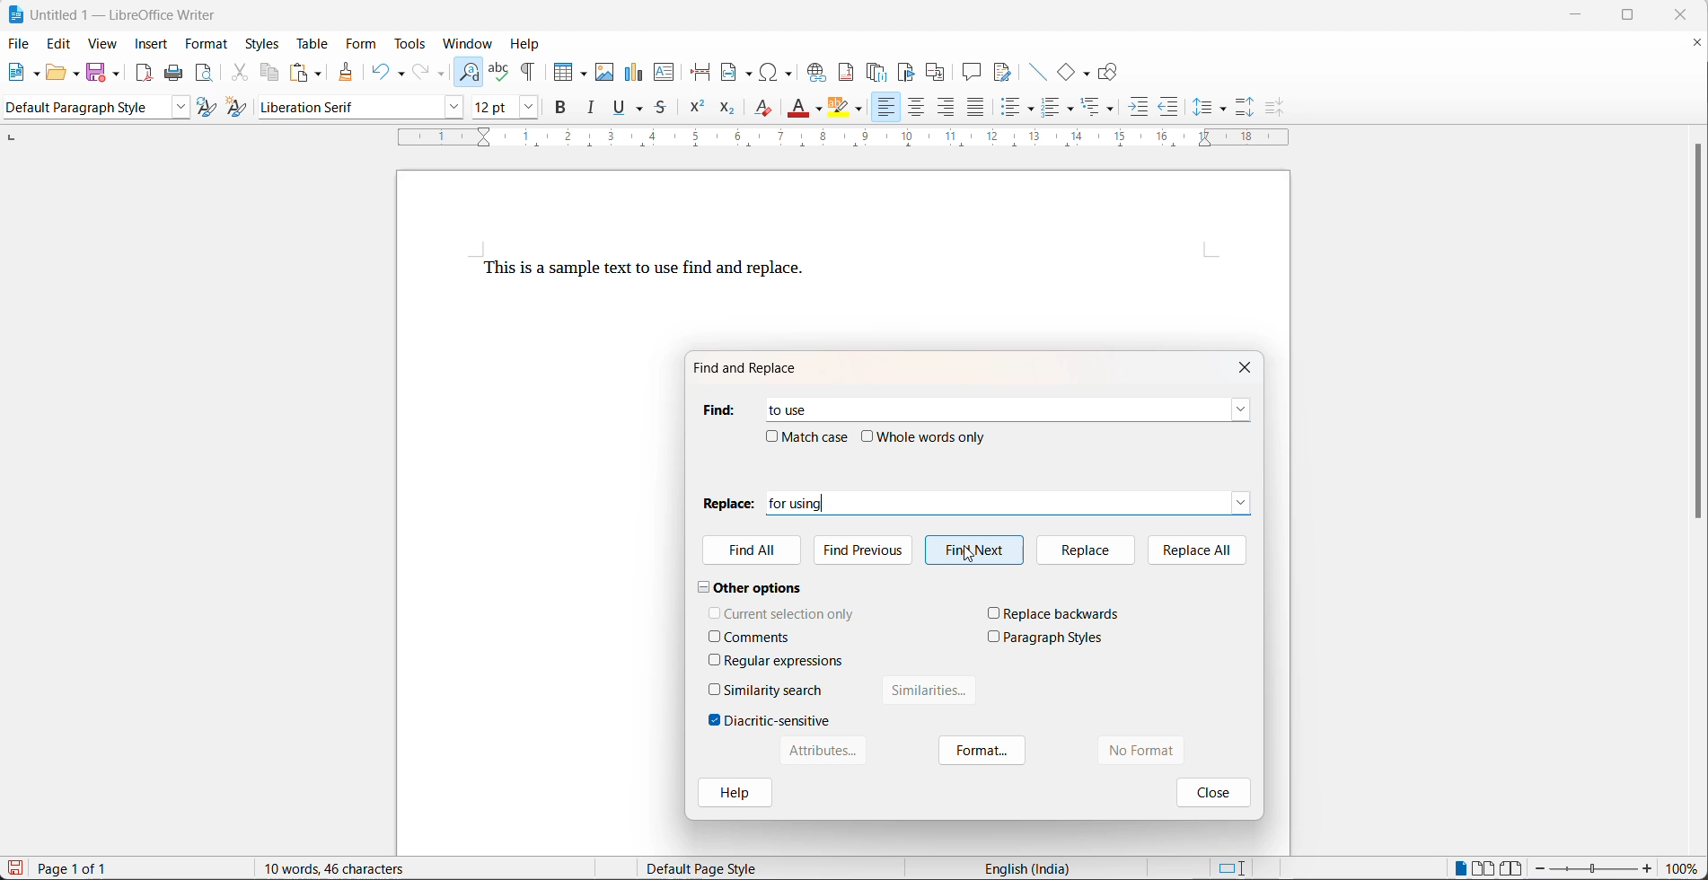 This screenshot has width=1708, height=880. I want to click on find dropdown button, so click(1241, 409).